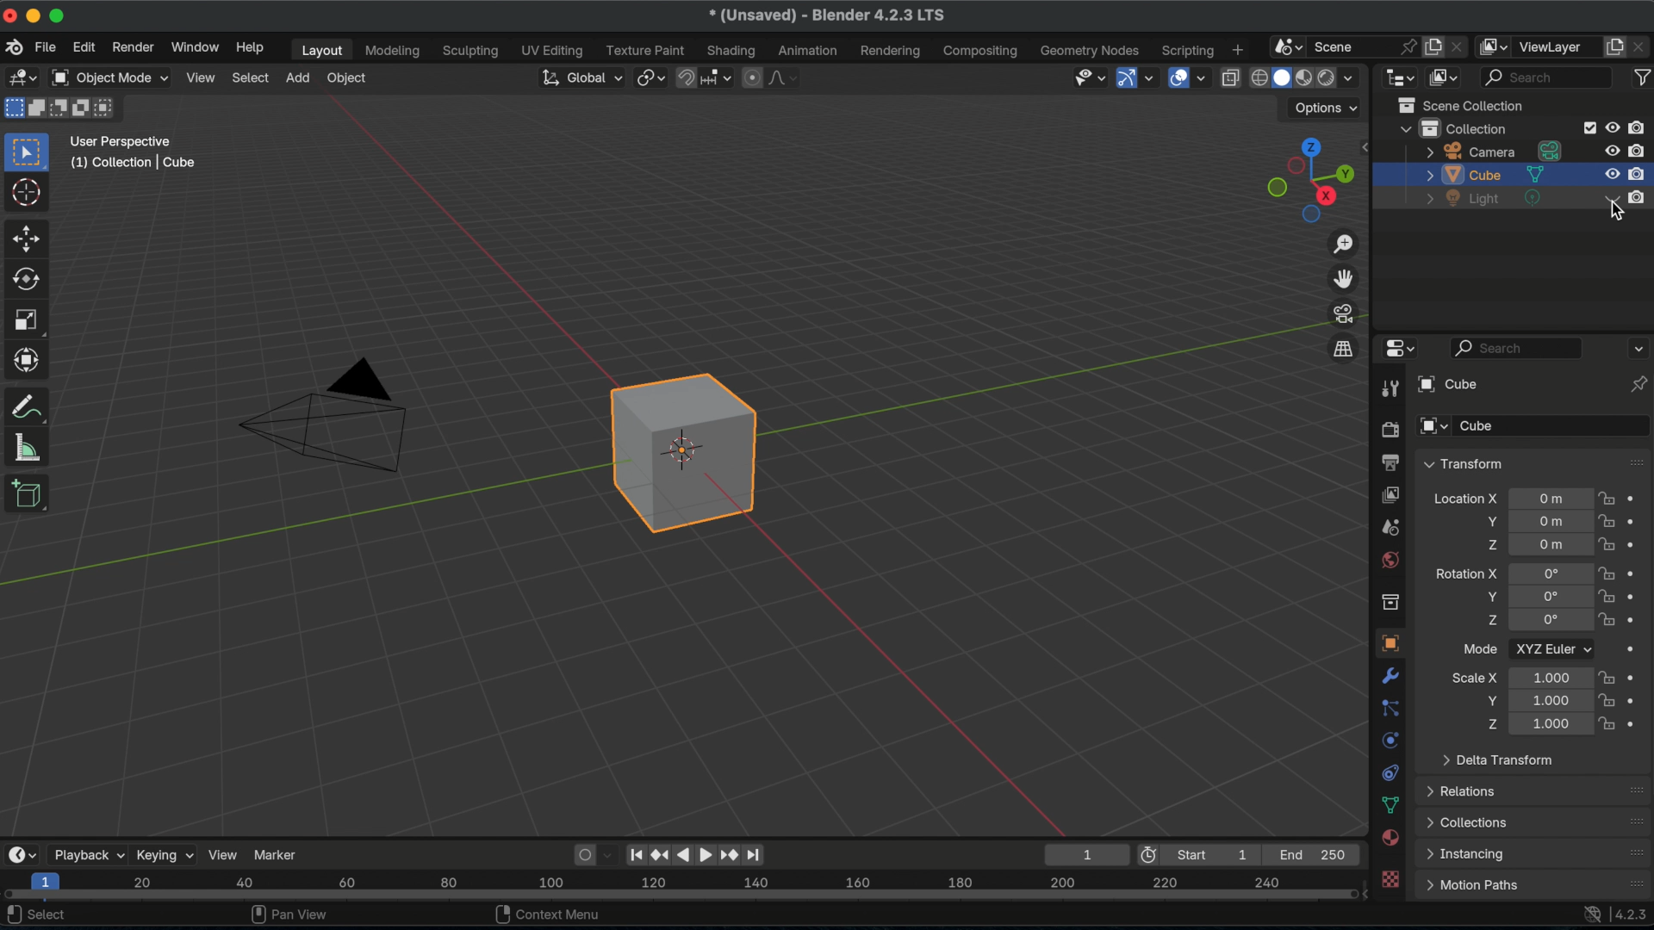 The image size is (1654, 930). Describe the element at coordinates (1258, 76) in the screenshot. I see `viewport shading` at that location.